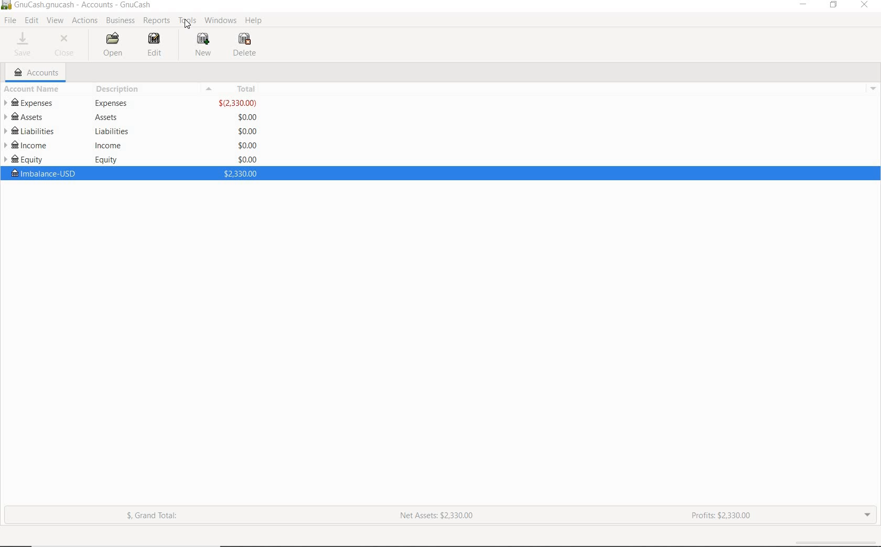 This screenshot has width=881, height=547. Describe the element at coordinates (130, 159) in the screenshot. I see `EQUITY` at that location.